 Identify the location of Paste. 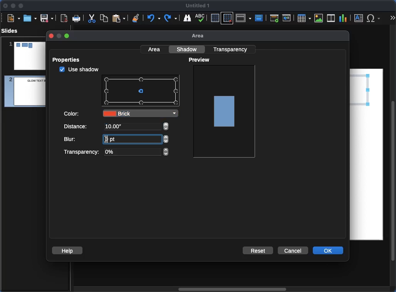
(119, 18).